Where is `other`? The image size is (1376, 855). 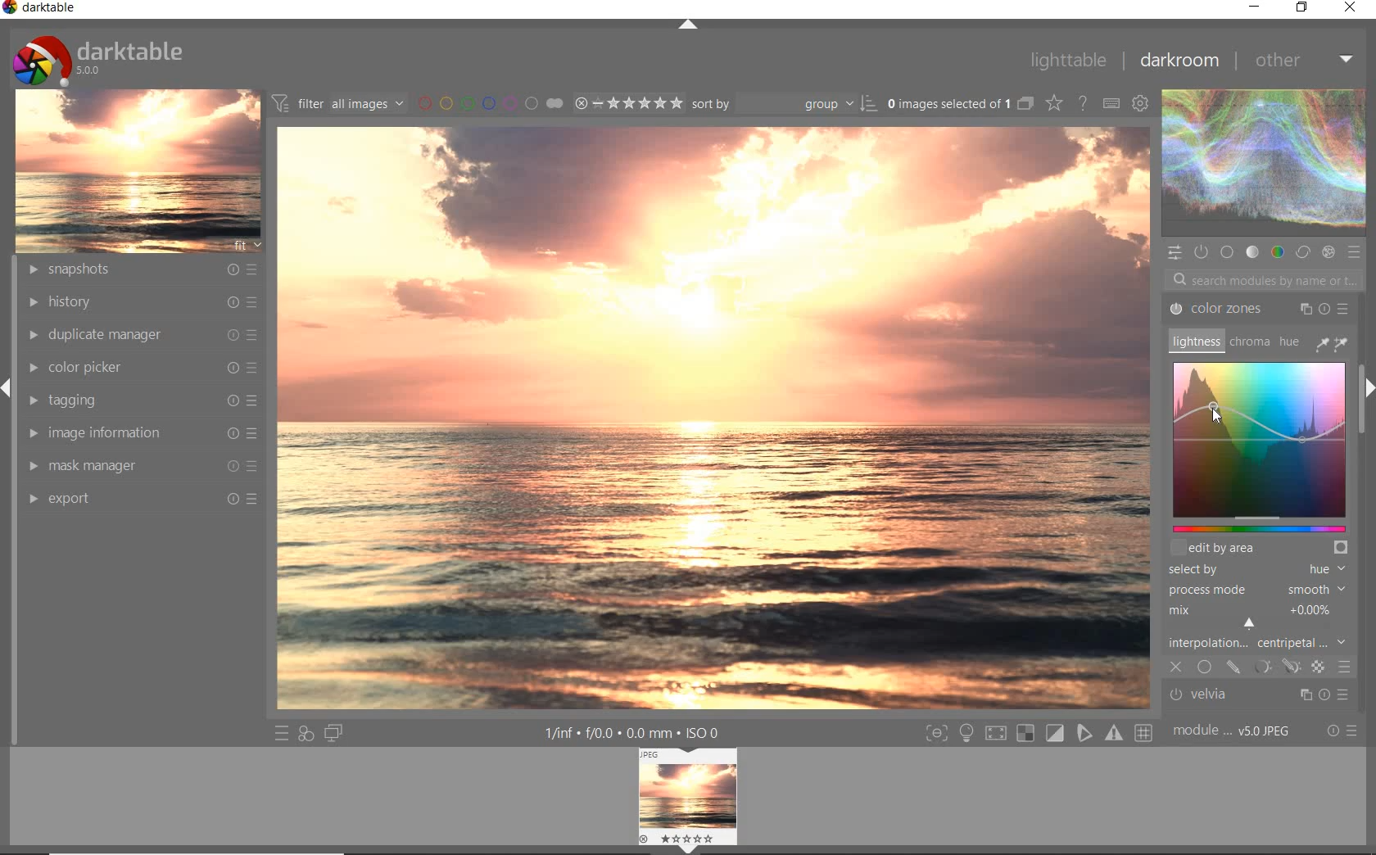 other is located at coordinates (1306, 64).